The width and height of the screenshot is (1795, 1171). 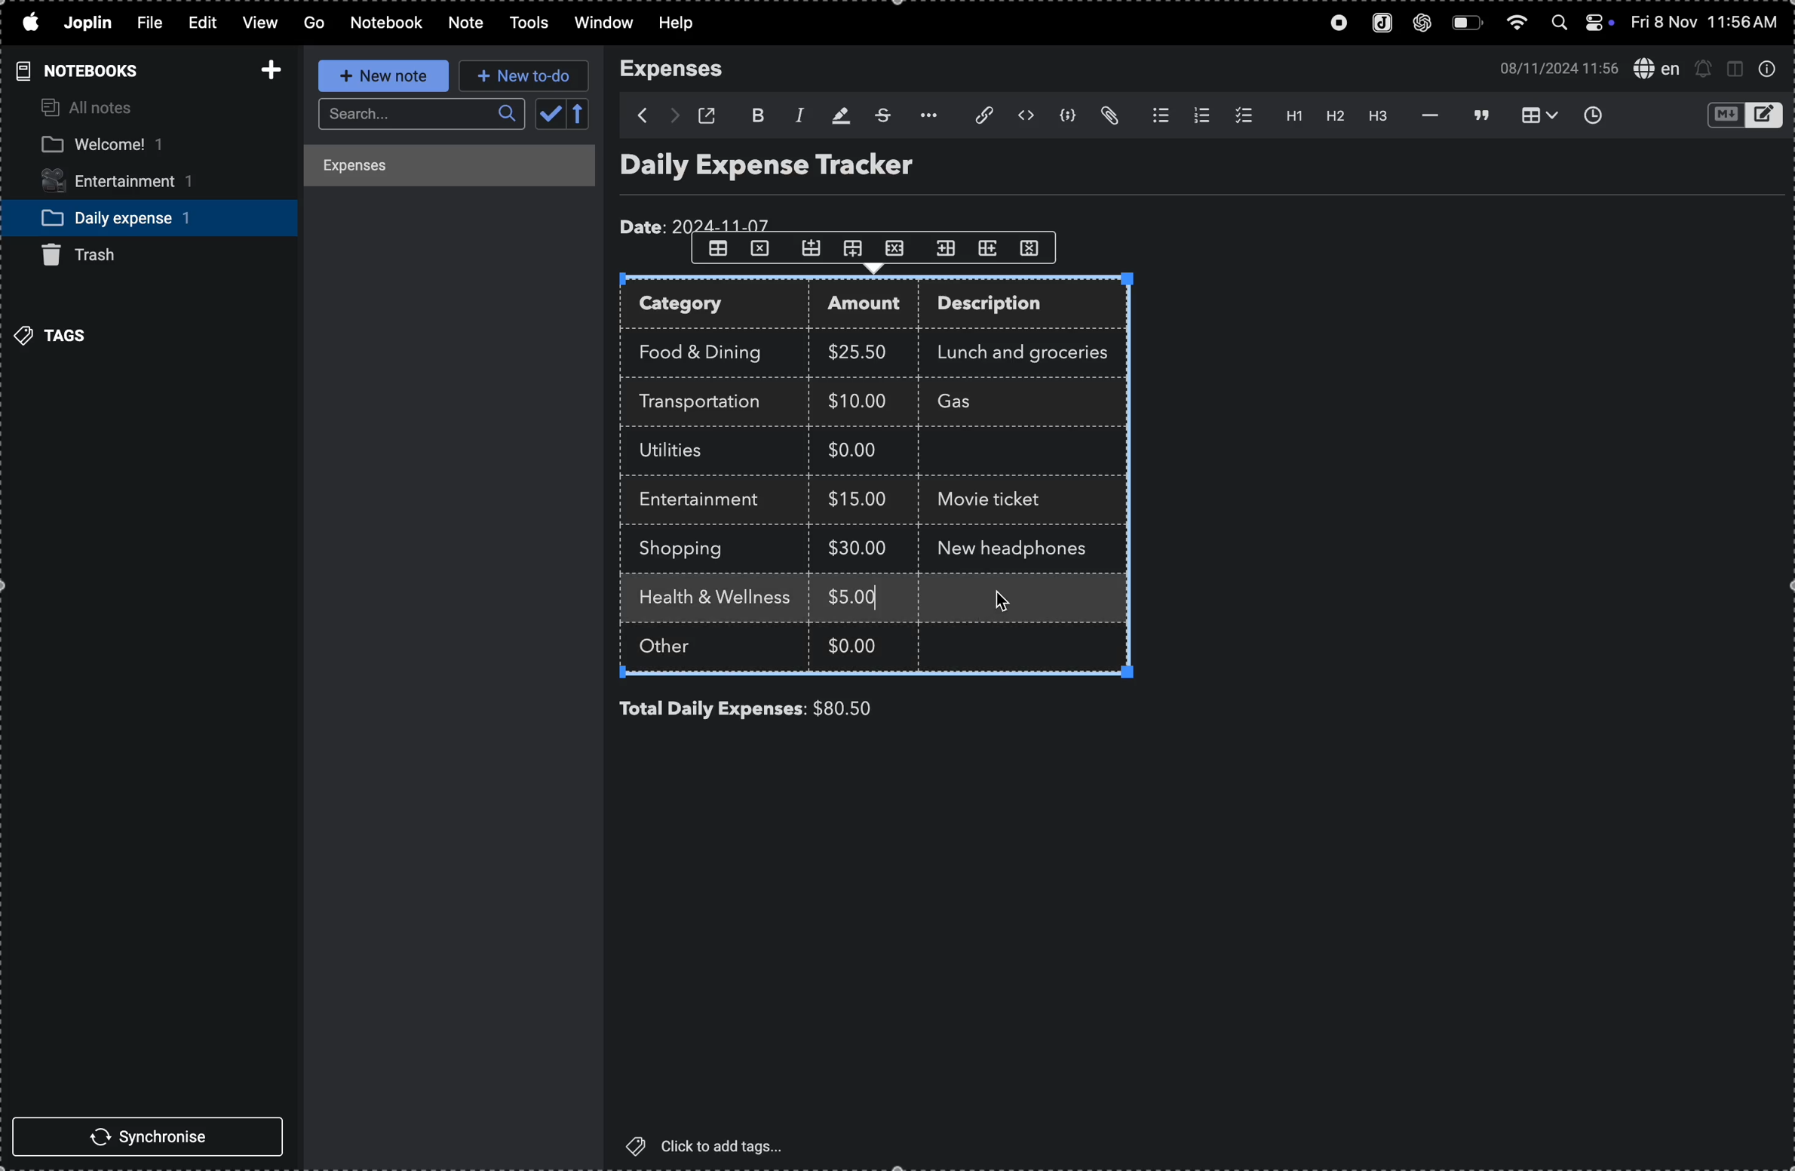 What do you see at coordinates (388, 23) in the screenshot?
I see `notebook` at bounding box center [388, 23].